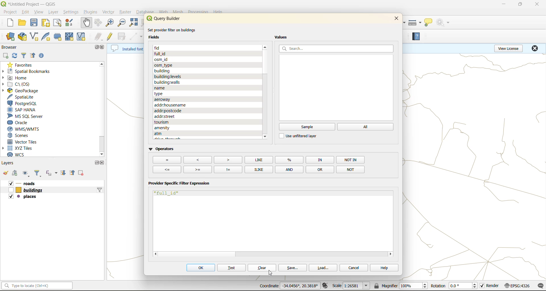 The width and height of the screenshot is (546, 291). I want to click on log messages, so click(539, 286).